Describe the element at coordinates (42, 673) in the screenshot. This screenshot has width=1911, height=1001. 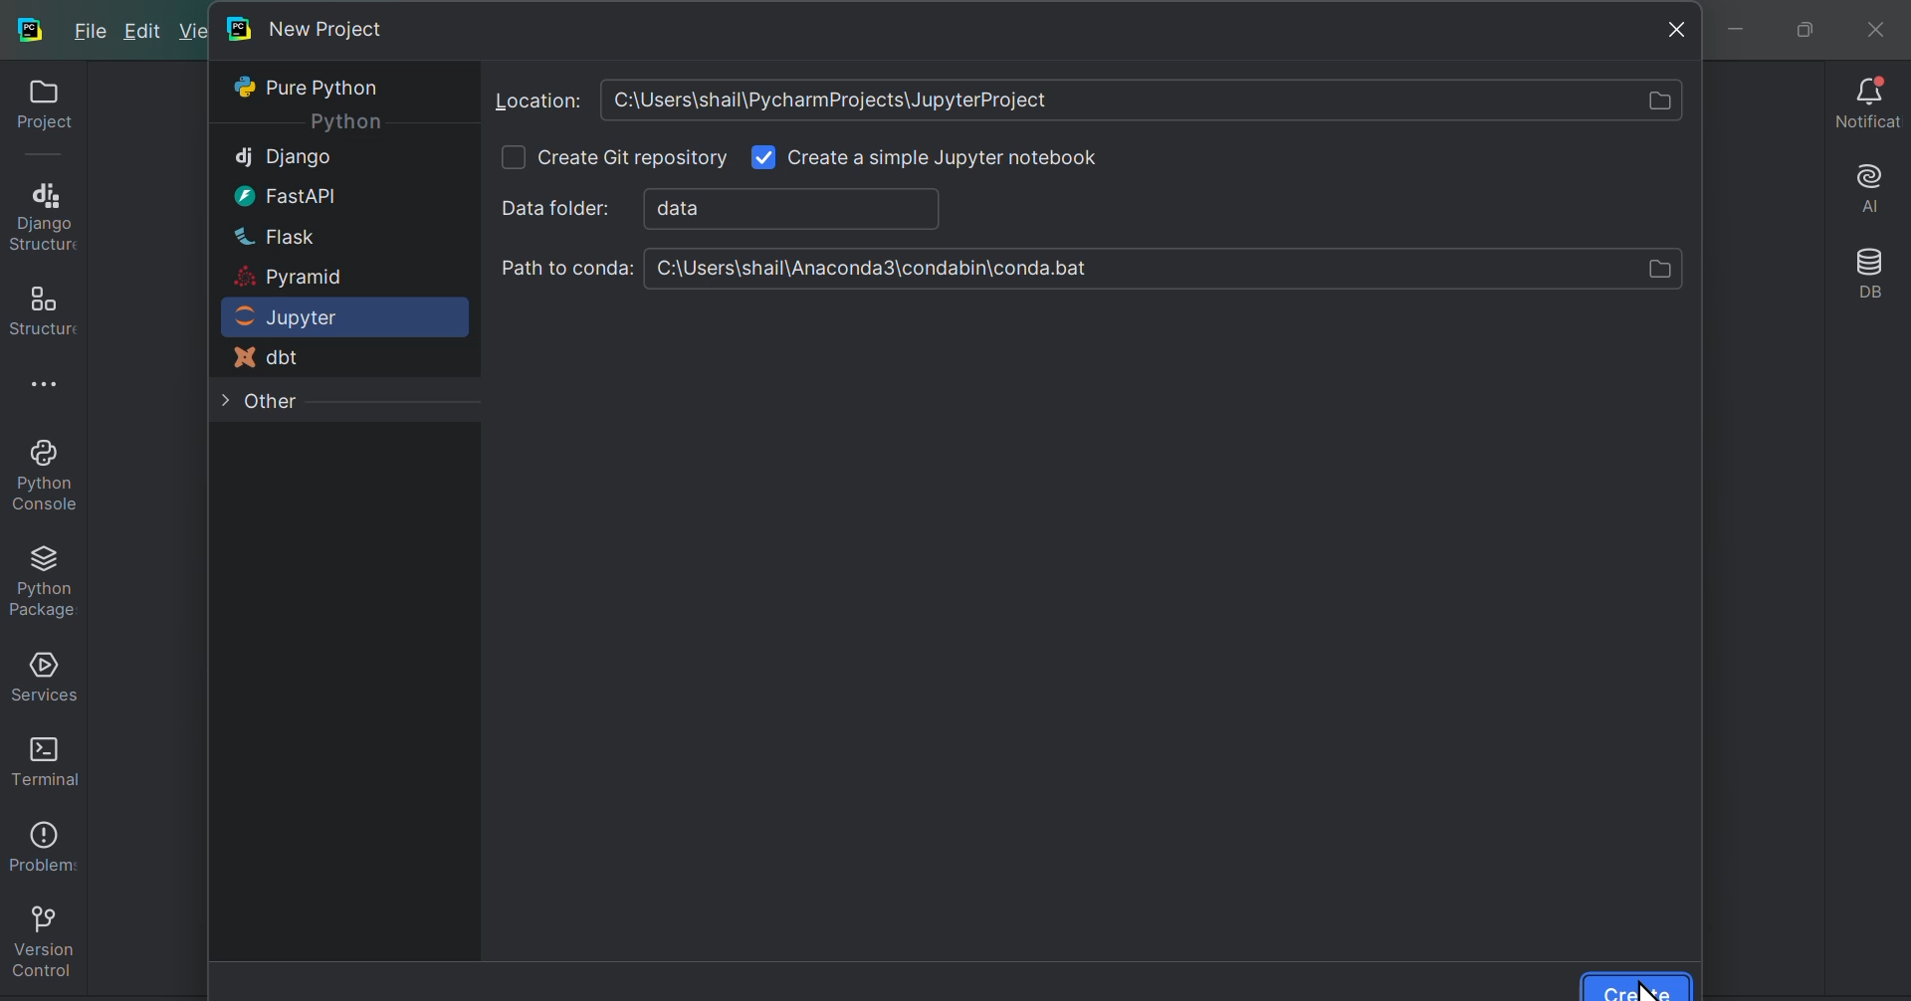
I see `Services` at that location.